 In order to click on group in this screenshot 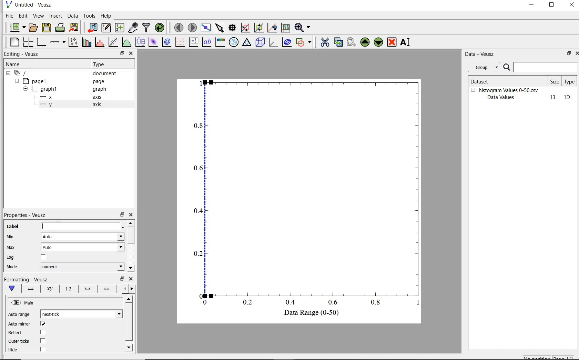, I will do `click(483, 67)`.